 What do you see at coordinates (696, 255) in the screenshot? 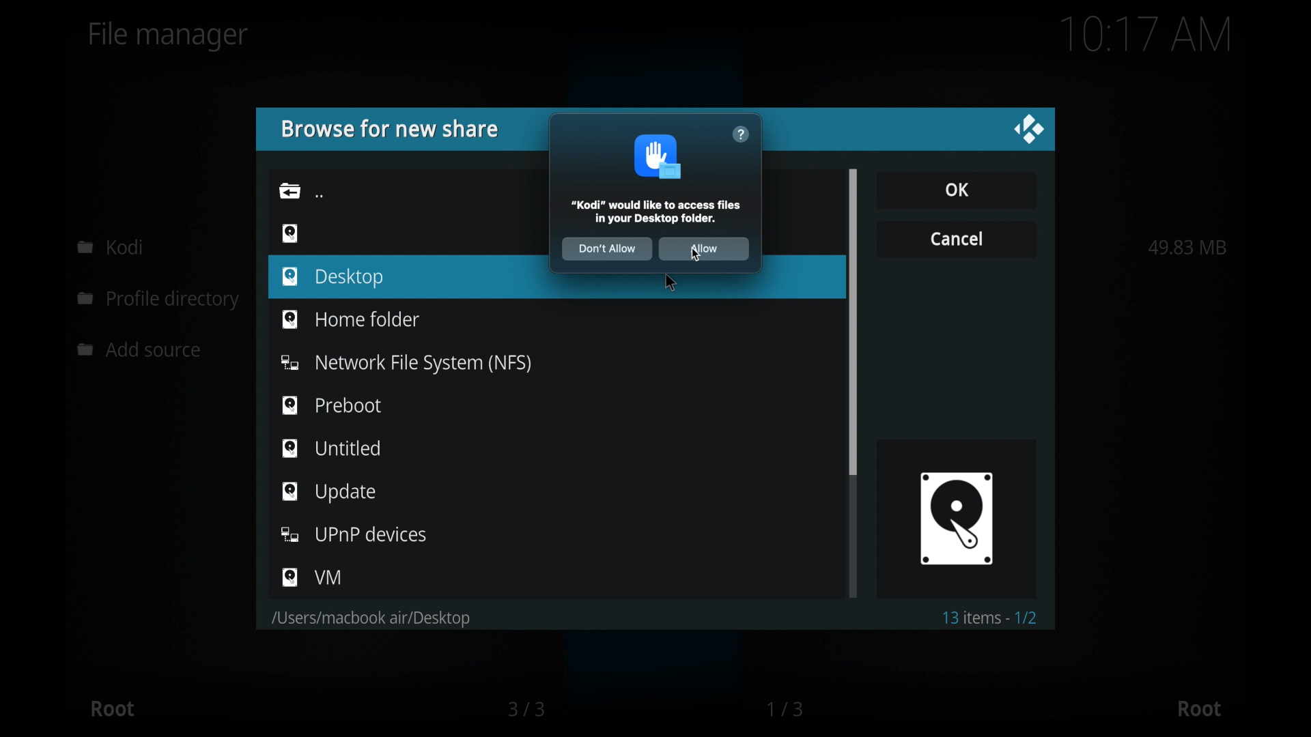
I see `cursor` at bounding box center [696, 255].